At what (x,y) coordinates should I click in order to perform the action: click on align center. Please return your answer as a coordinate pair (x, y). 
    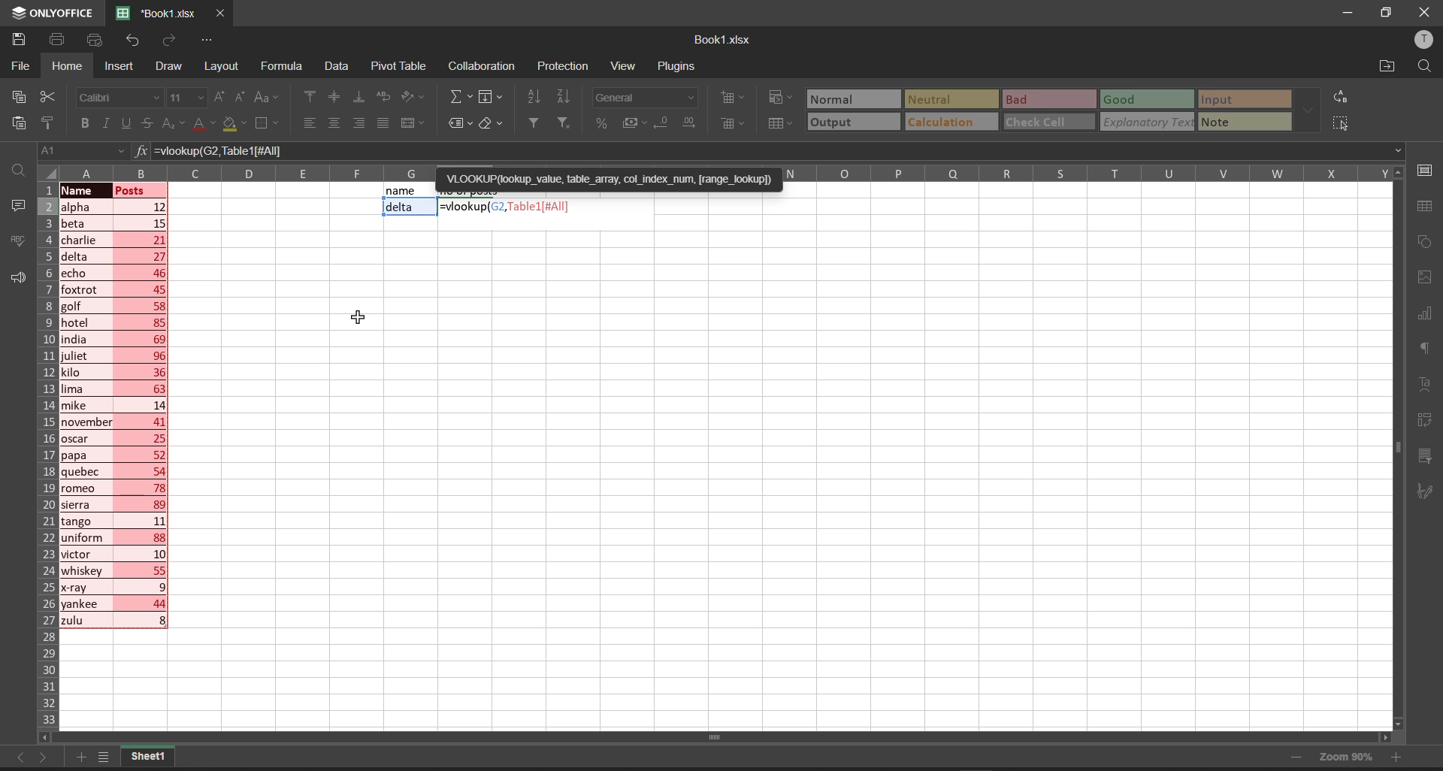
    Looking at the image, I should click on (333, 98).